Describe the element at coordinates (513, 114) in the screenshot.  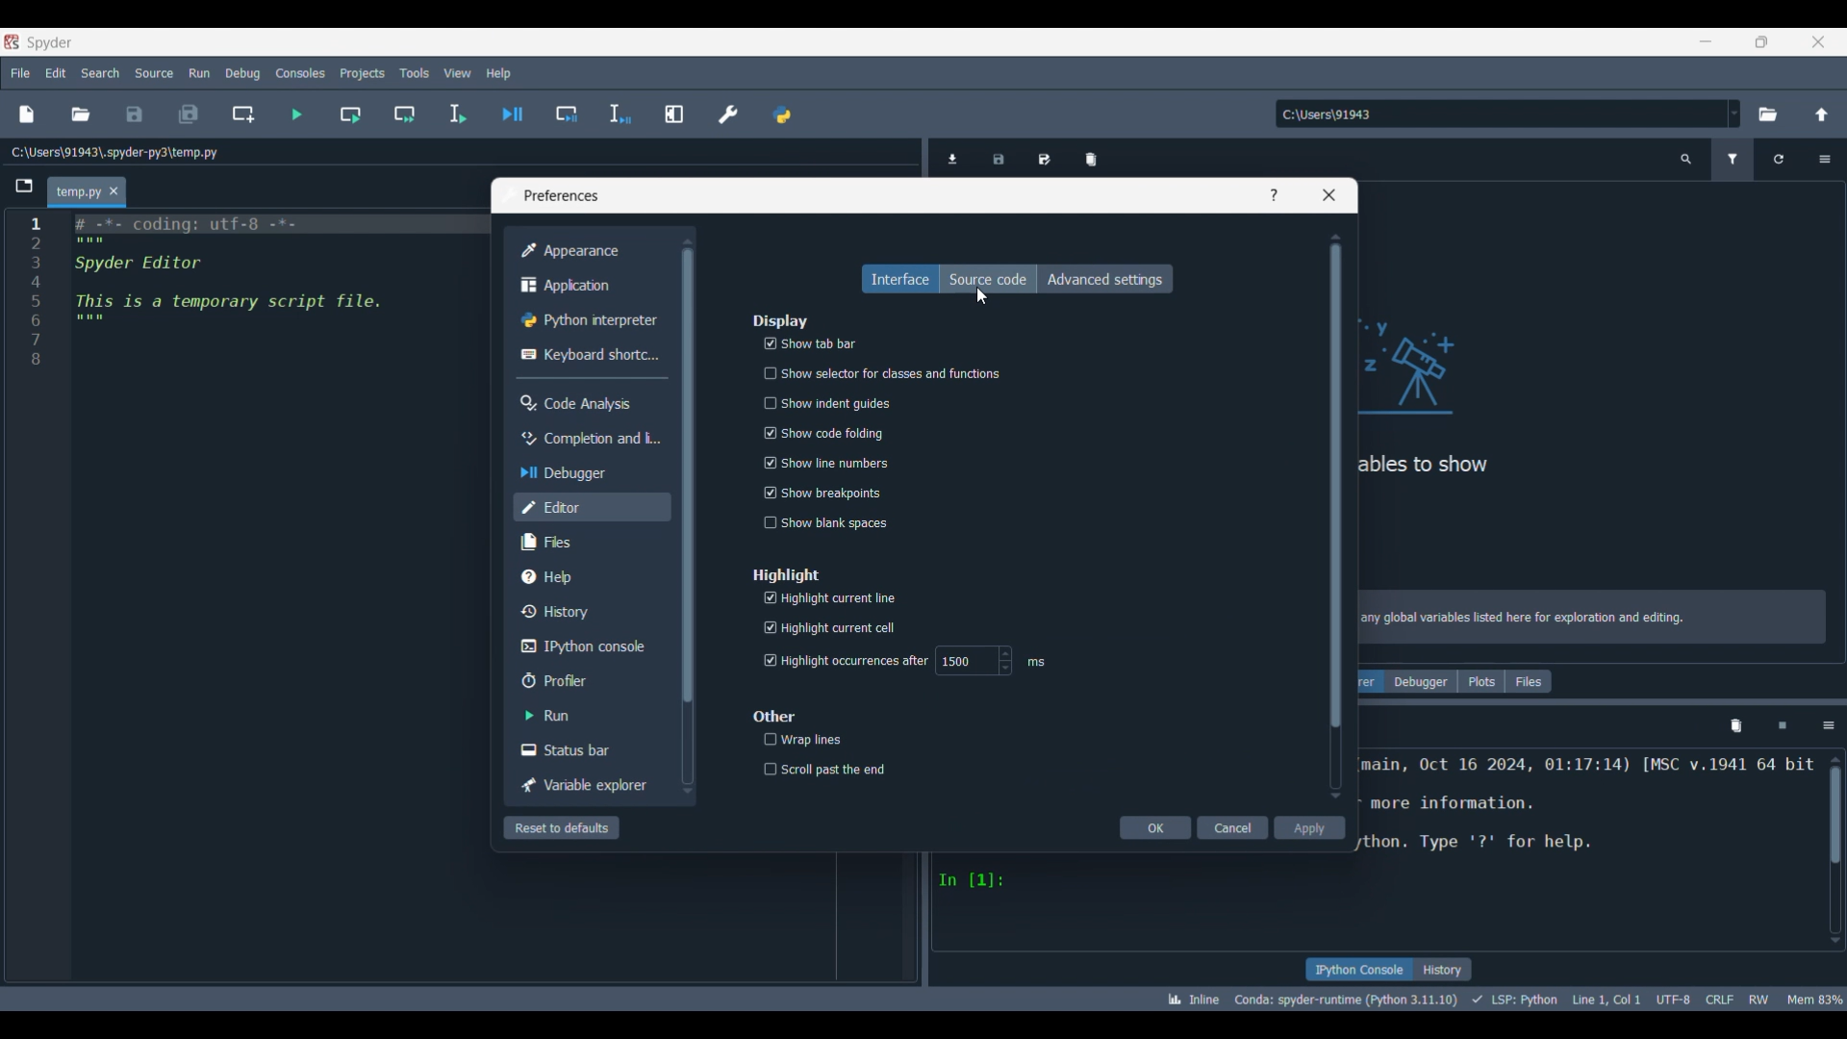
I see `Debug file` at that location.